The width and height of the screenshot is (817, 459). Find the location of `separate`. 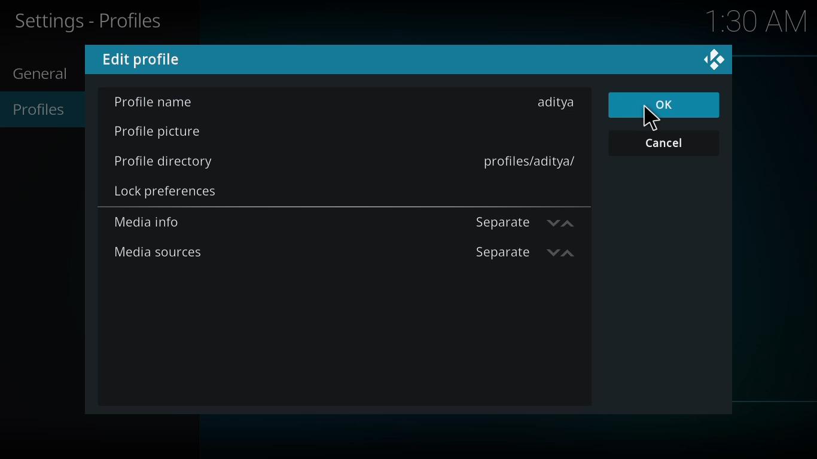

separate is located at coordinates (500, 222).